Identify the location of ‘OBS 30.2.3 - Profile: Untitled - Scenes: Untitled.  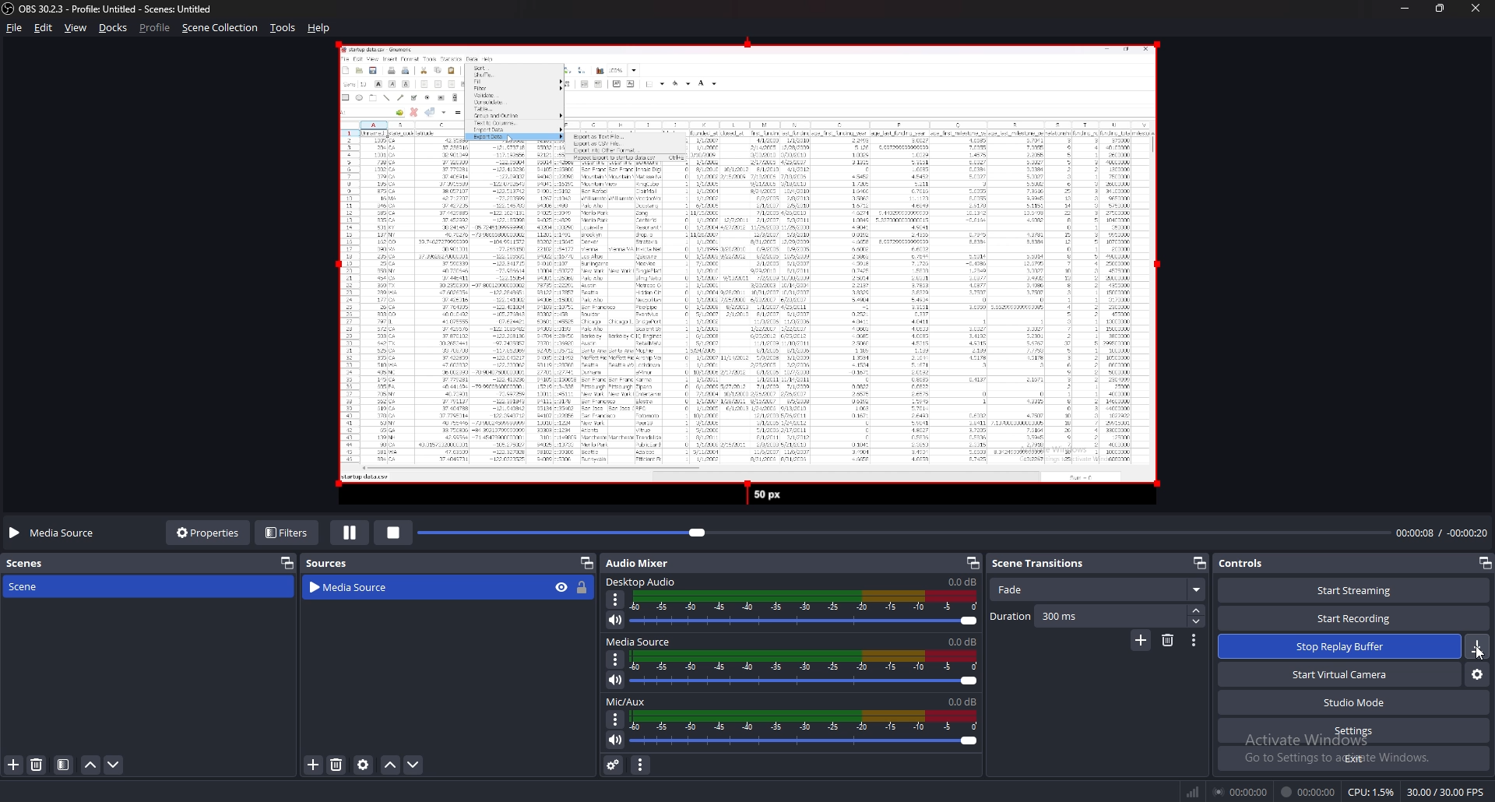
(121, 9).